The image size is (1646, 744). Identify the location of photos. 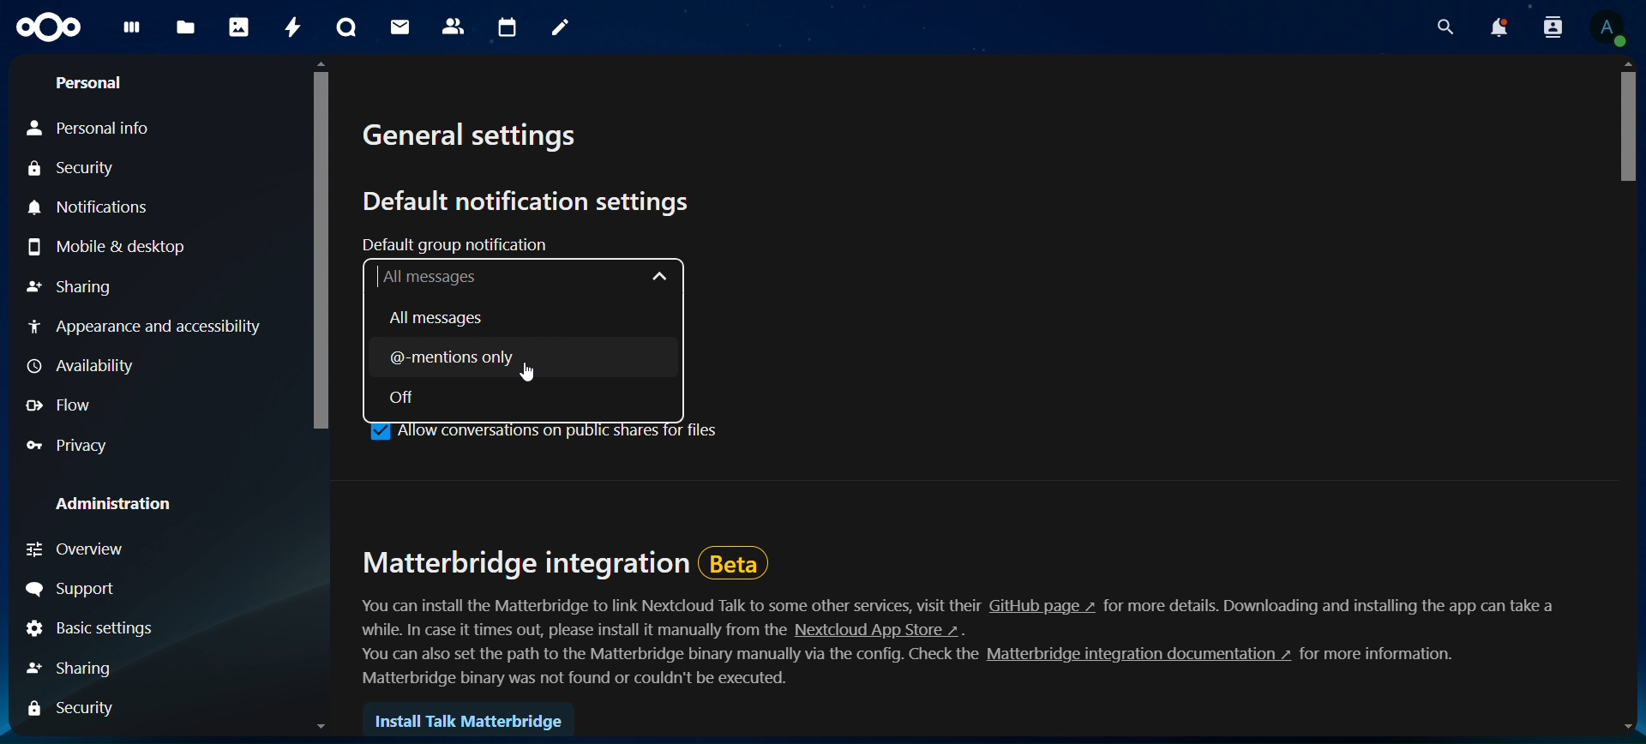
(238, 27).